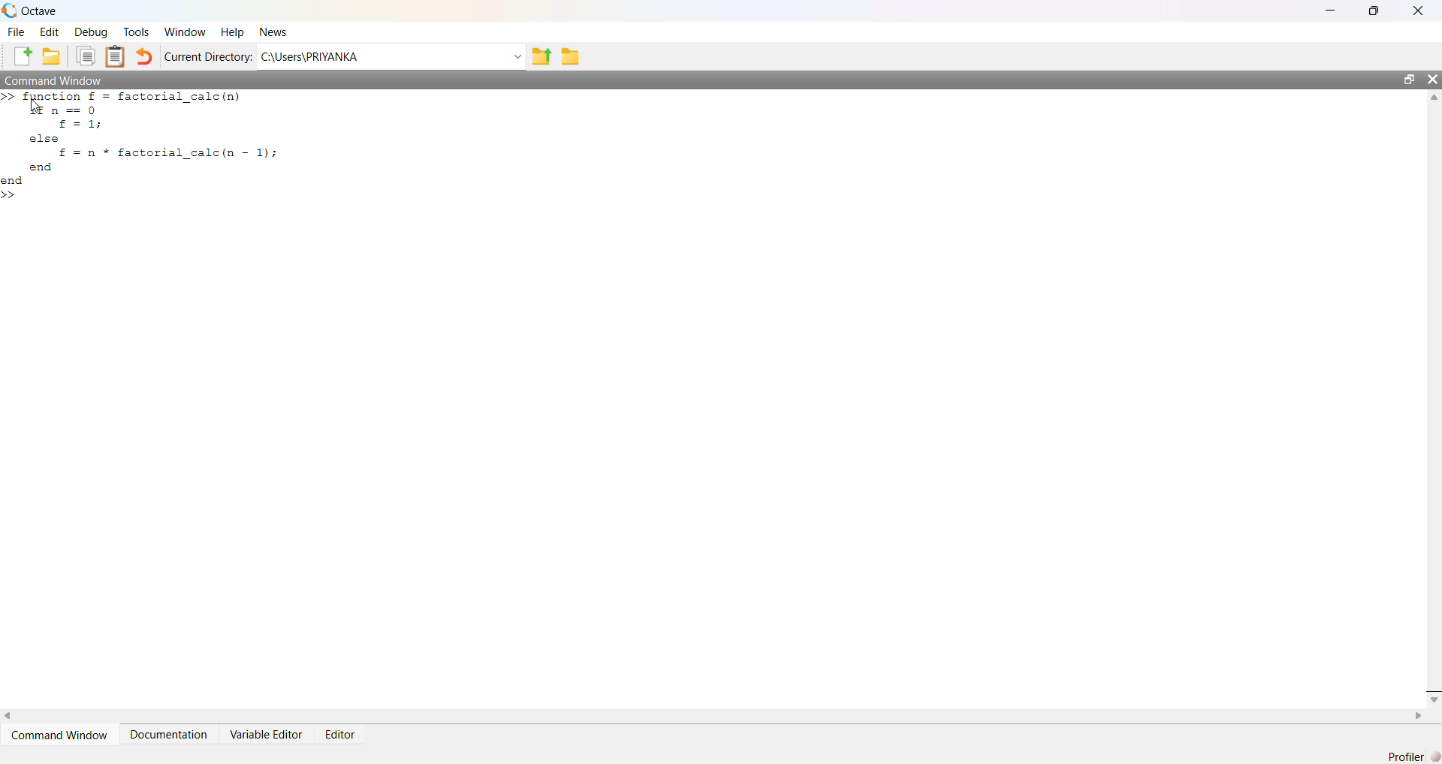 This screenshot has height=764, width=1442. Describe the element at coordinates (517, 57) in the screenshot. I see `Drop-down ` at that location.